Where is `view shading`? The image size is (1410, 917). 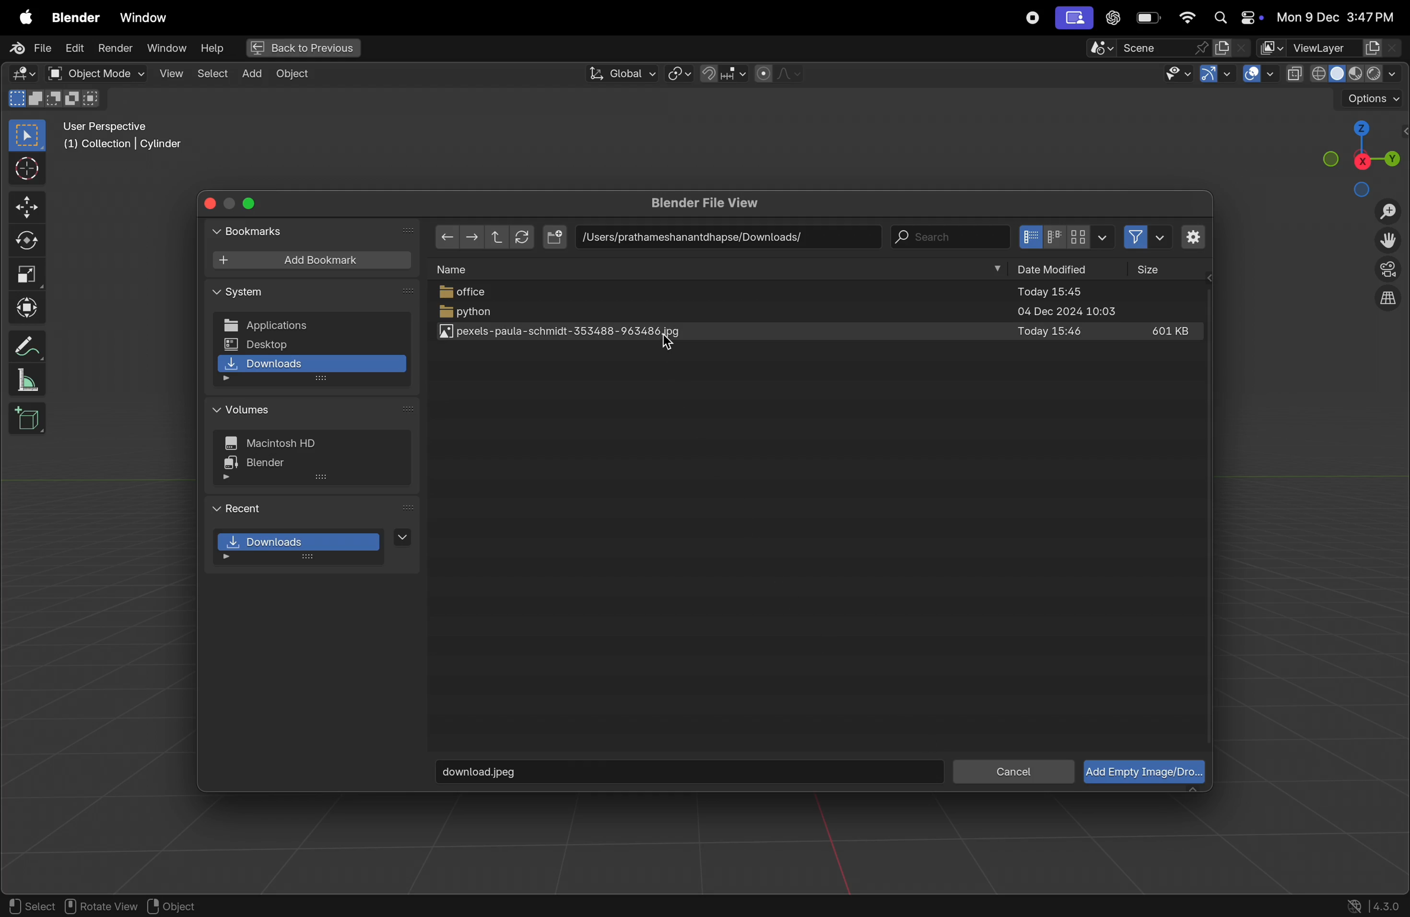 view shading is located at coordinates (1341, 73).